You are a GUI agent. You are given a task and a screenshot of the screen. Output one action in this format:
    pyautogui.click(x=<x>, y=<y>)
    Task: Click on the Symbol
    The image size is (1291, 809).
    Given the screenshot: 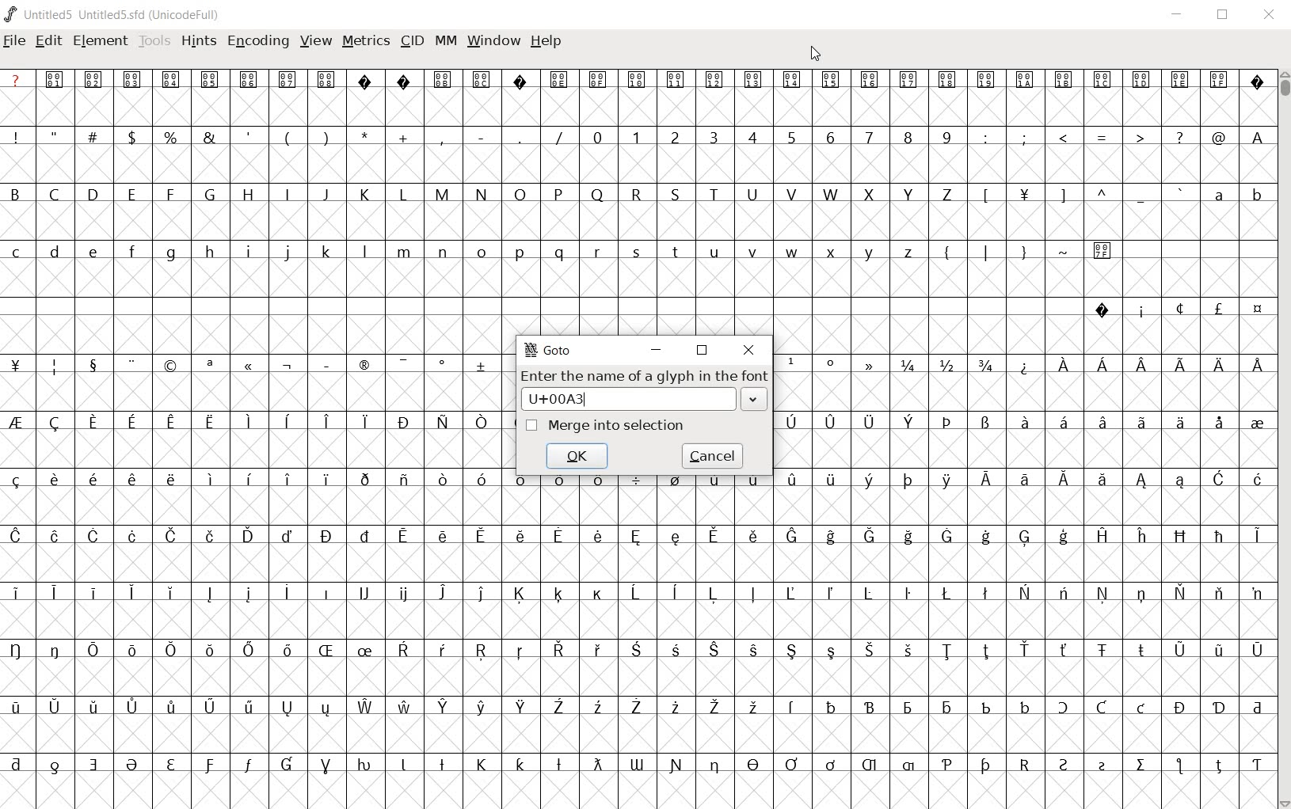 What is the action you would take?
    pyautogui.click(x=790, y=592)
    